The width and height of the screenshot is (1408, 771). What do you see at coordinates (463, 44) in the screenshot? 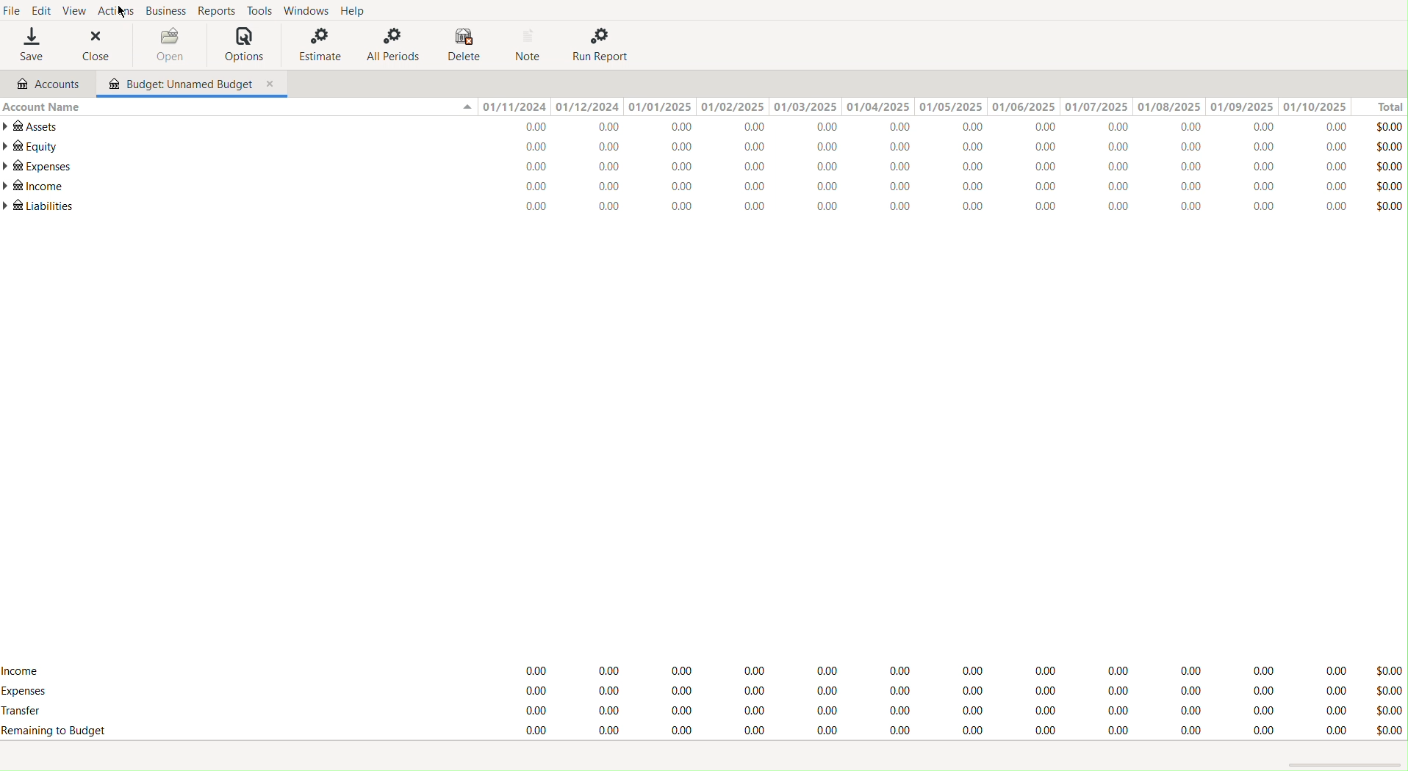
I see `Delete` at bounding box center [463, 44].